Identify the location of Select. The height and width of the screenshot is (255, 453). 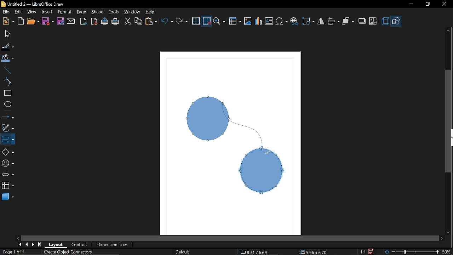
(8, 34).